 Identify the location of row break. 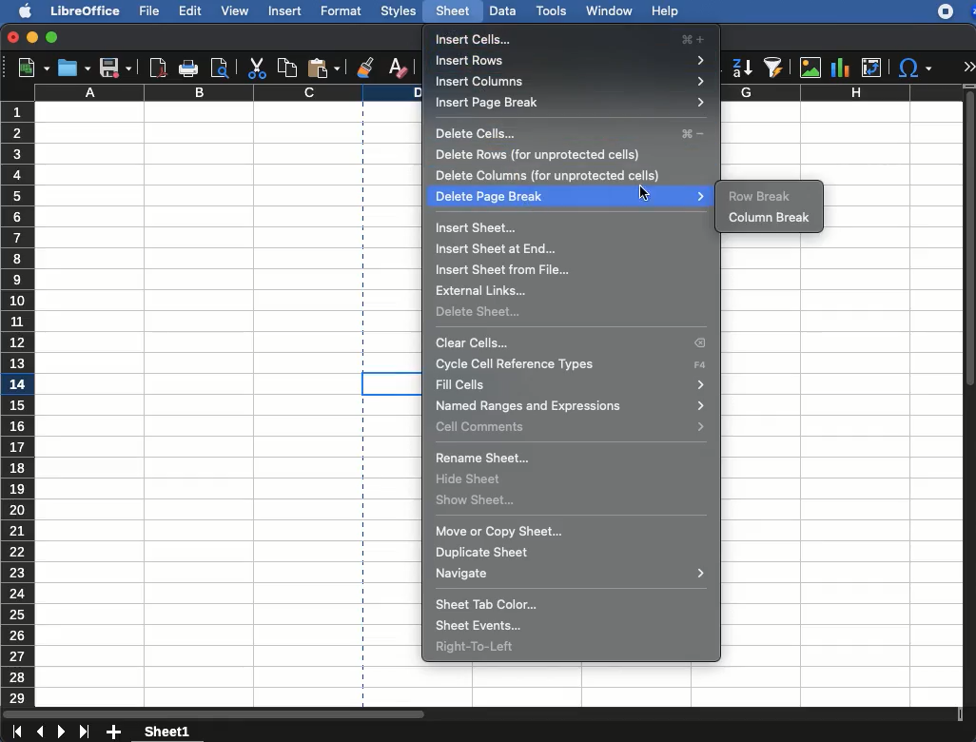
(764, 196).